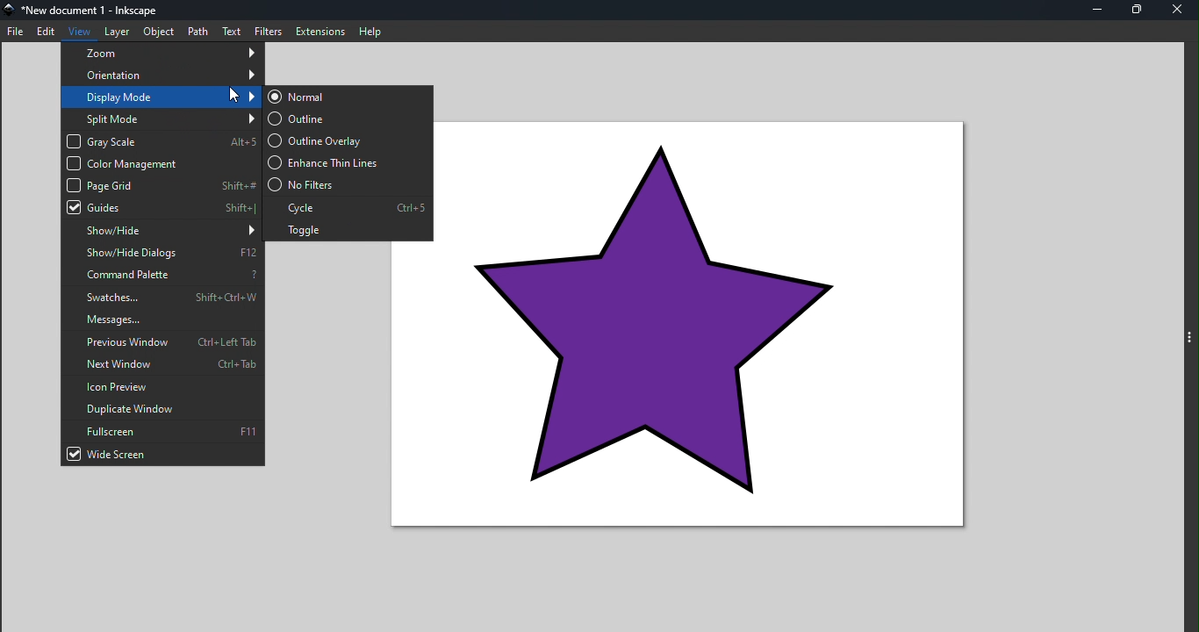 Image resolution: width=1199 pixels, height=632 pixels. I want to click on Extensions, so click(319, 32).